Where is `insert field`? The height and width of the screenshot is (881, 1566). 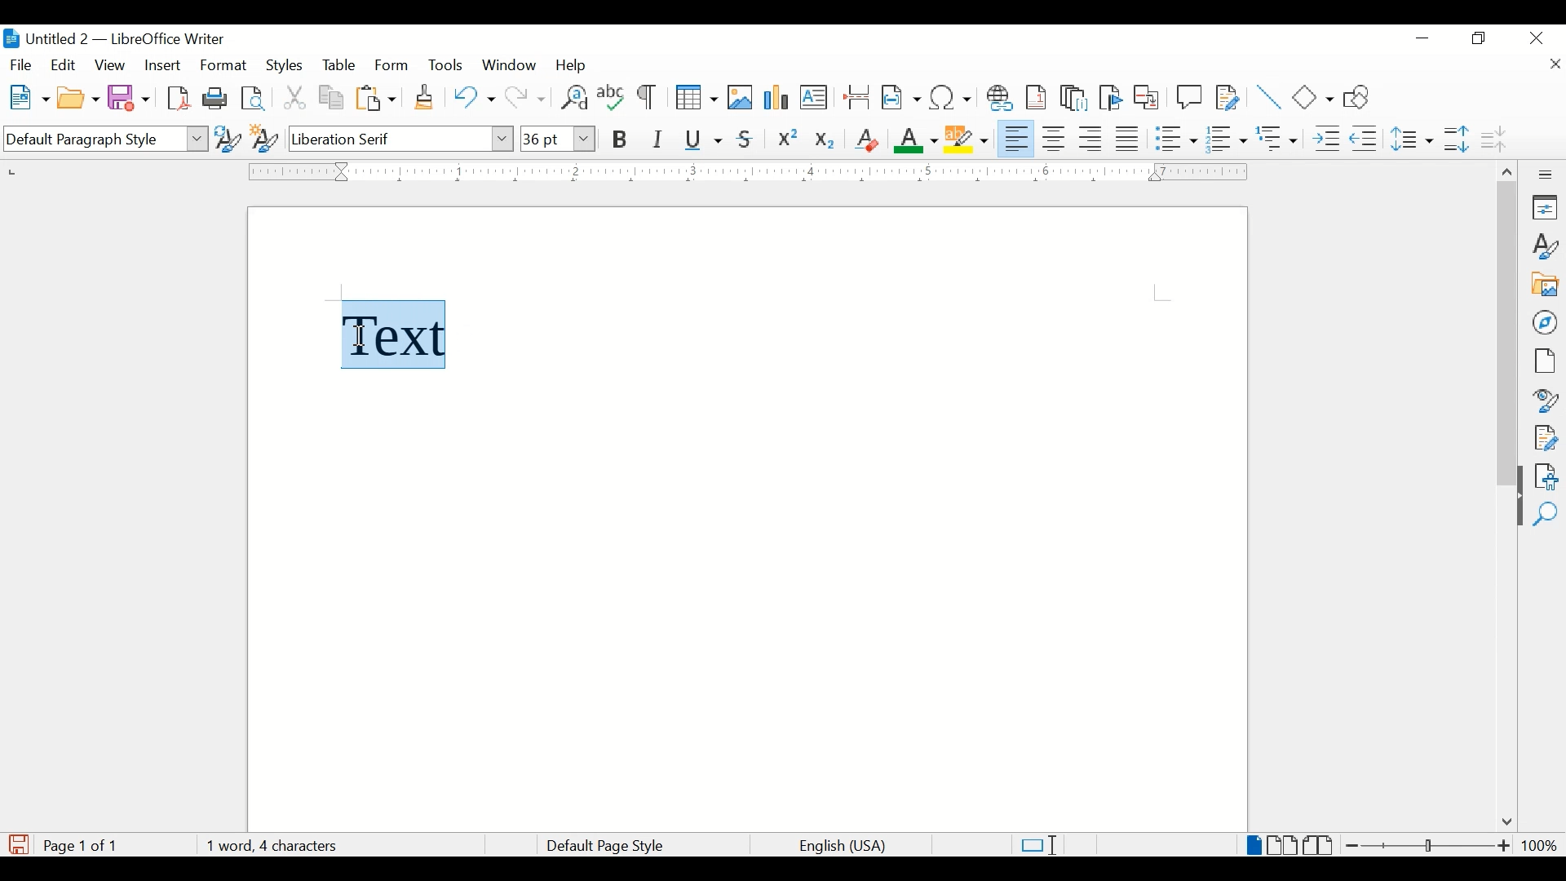 insert field is located at coordinates (901, 97).